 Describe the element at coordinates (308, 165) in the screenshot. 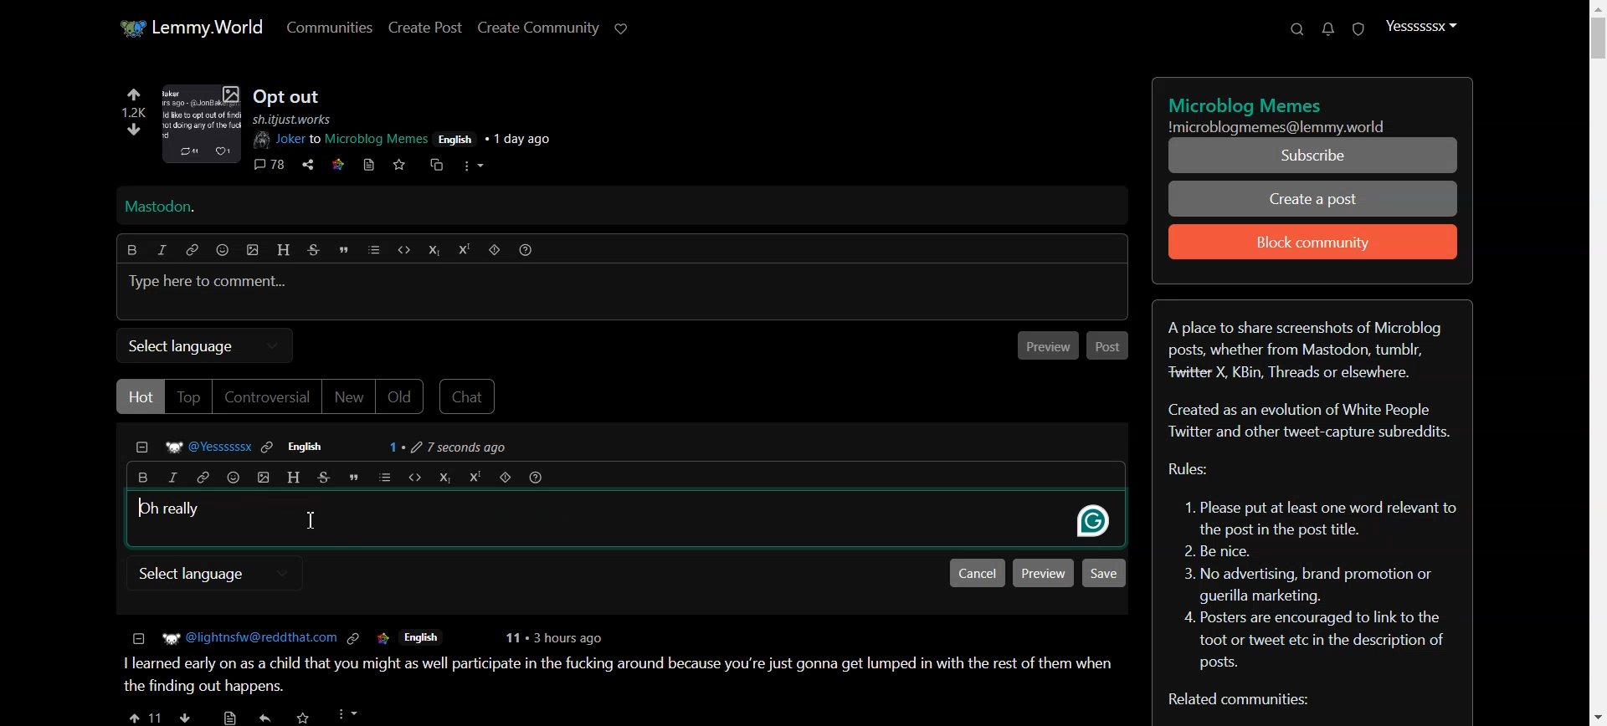

I see `share` at that location.